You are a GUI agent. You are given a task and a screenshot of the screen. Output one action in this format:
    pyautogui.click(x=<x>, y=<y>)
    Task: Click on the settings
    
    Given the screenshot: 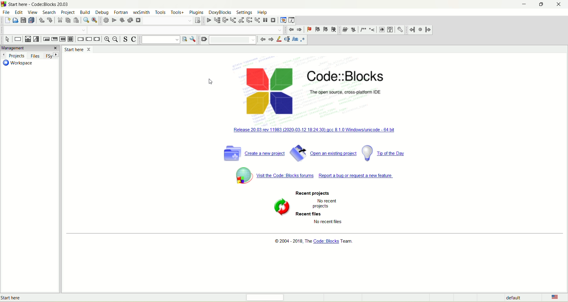 What is the action you would take?
    pyautogui.click(x=401, y=29)
    